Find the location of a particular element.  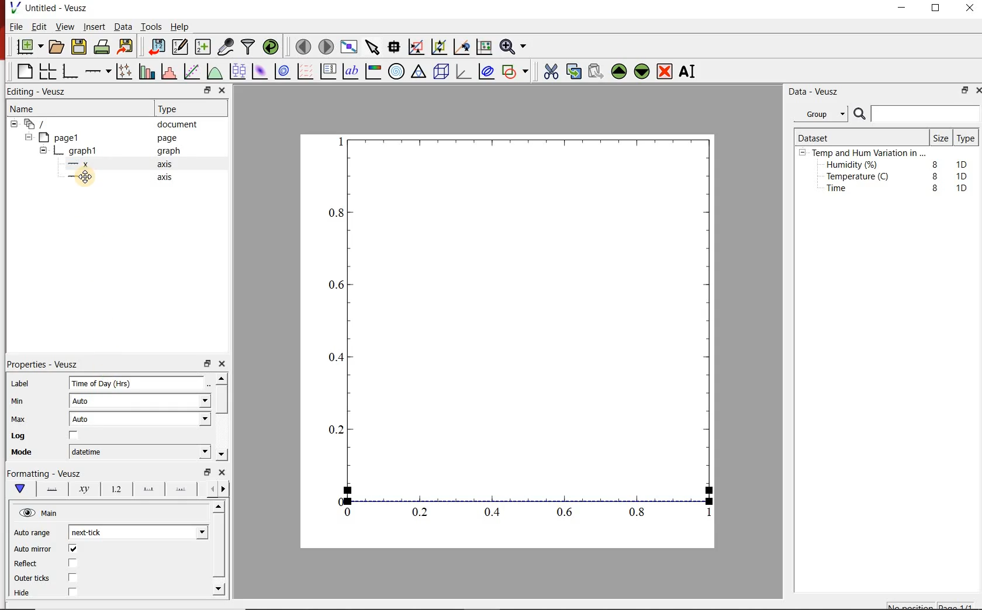

Humidity (%) is located at coordinates (855, 165).